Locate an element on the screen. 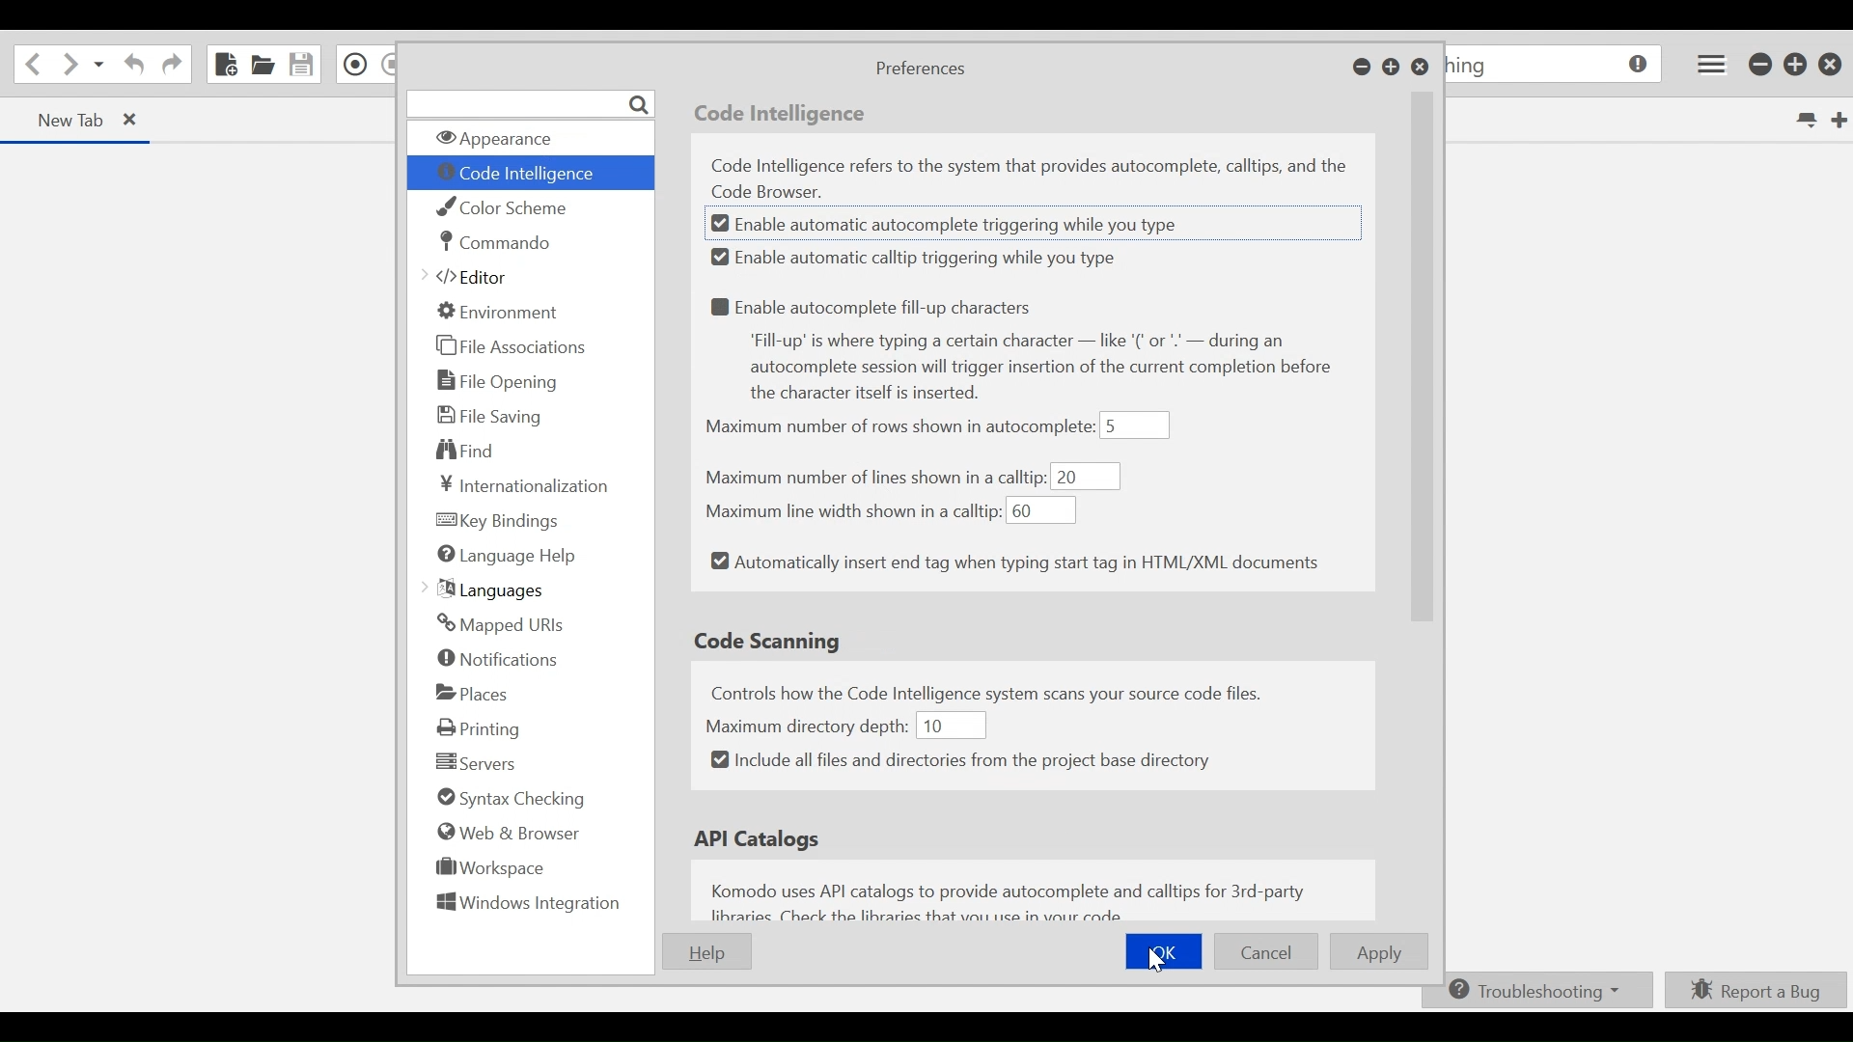 This screenshot has height=1042, width=1853. minimize is located at coordinates (1761, 66).